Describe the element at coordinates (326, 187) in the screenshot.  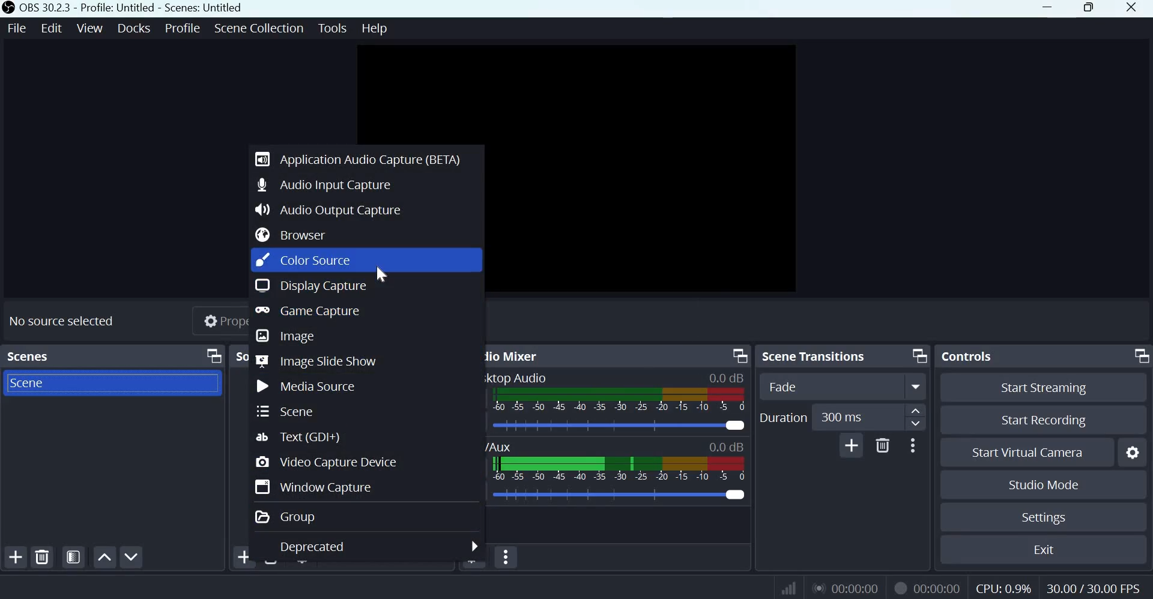
I see `Audio Input Capture` at that location.